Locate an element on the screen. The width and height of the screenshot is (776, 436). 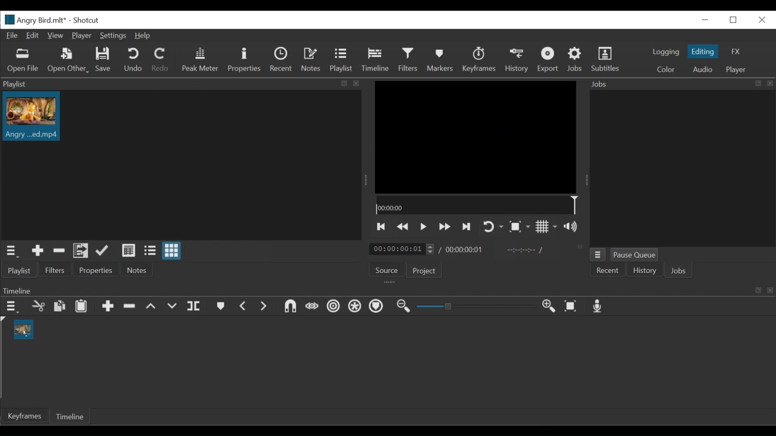
Add Source to the playlist is located at coordinates (39, 251).